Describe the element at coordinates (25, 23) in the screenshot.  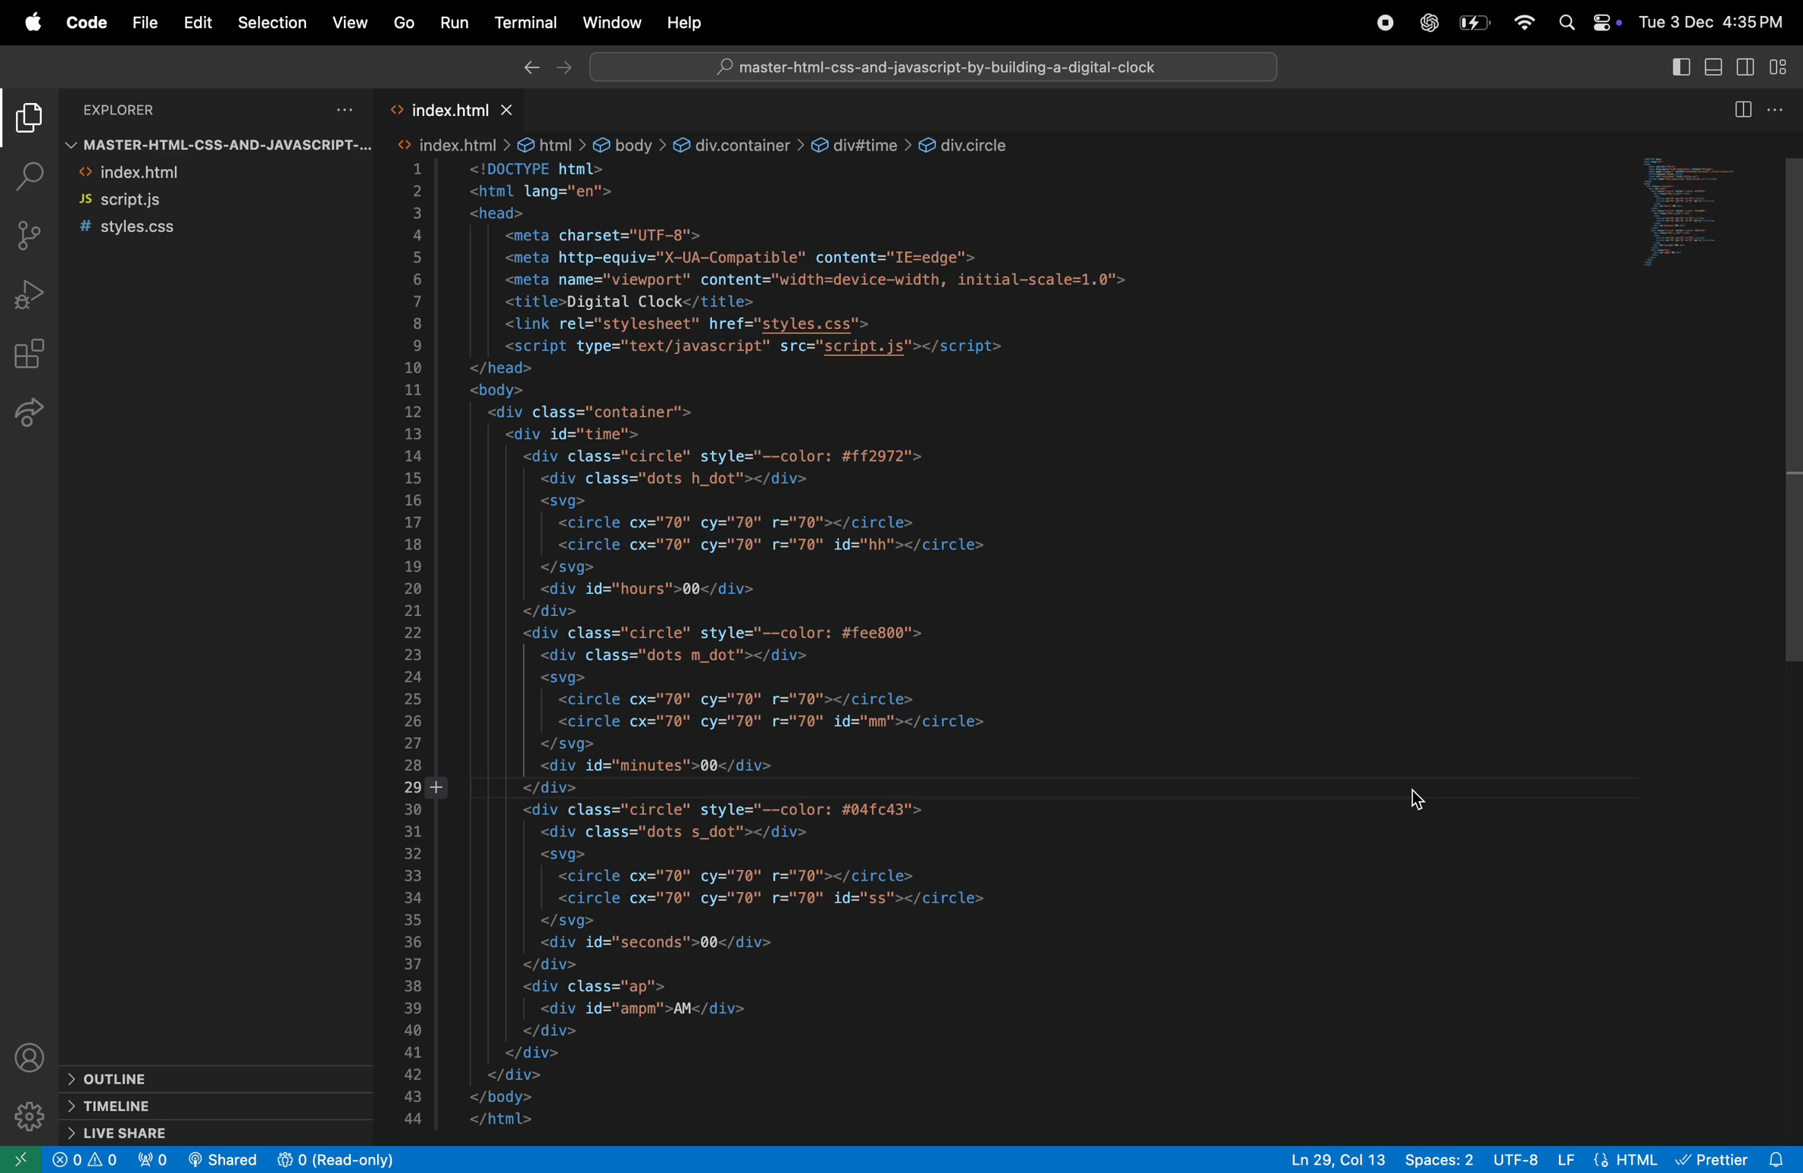
I see `apple menu` at that location.